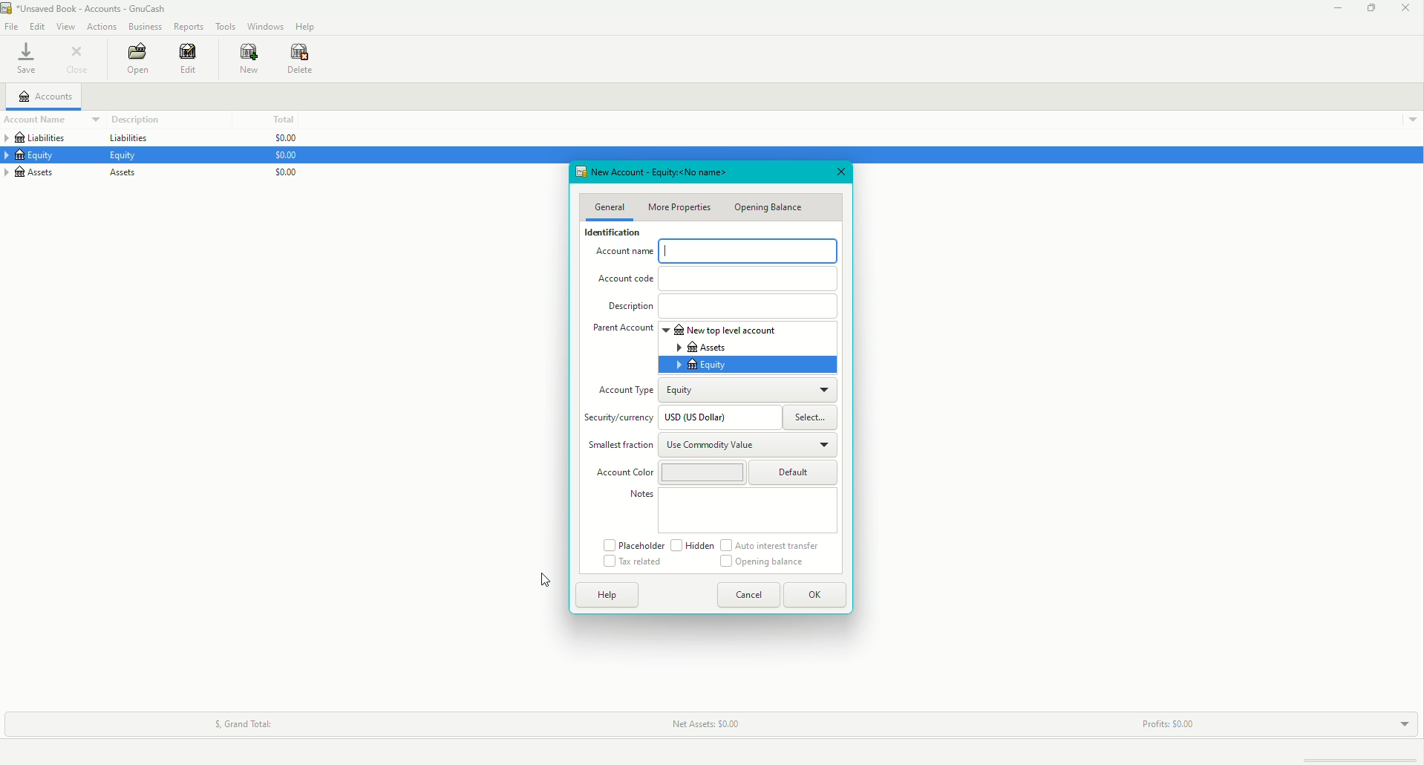 The image size is (1424, 765). What do you see at coordinates (25, 59) in the screenshot?
I see `Save` at bounding box center [25, 59].